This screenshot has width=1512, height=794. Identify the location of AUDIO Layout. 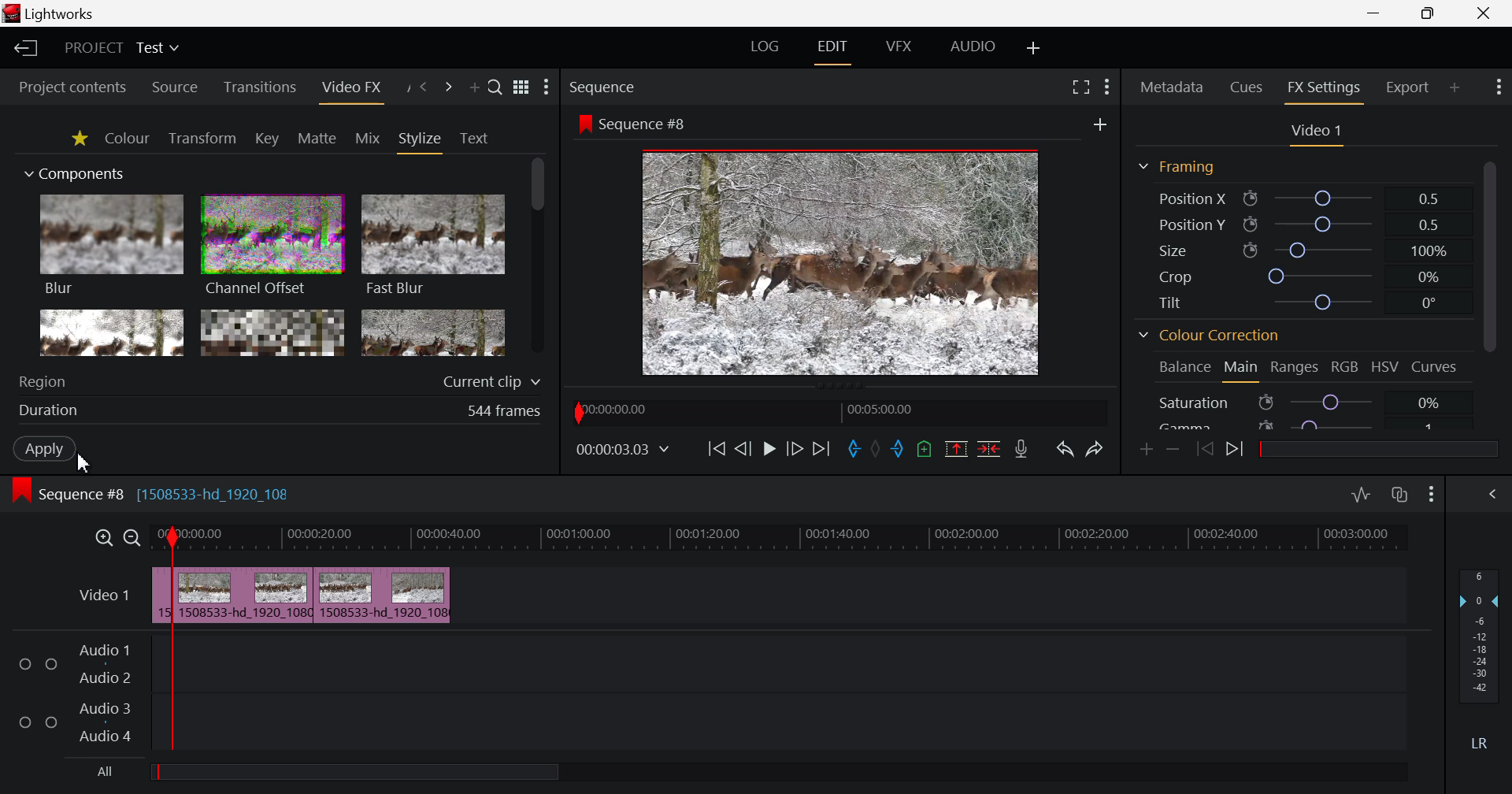
(973, 46).